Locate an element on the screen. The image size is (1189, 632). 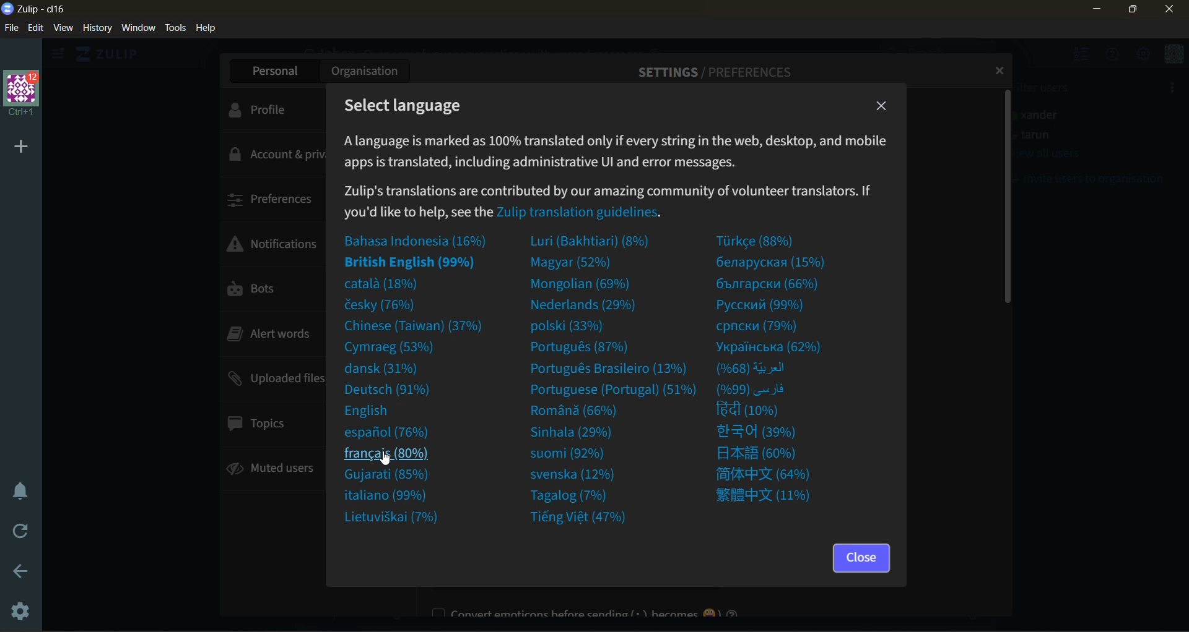
english is located at coordinates (377, 412).